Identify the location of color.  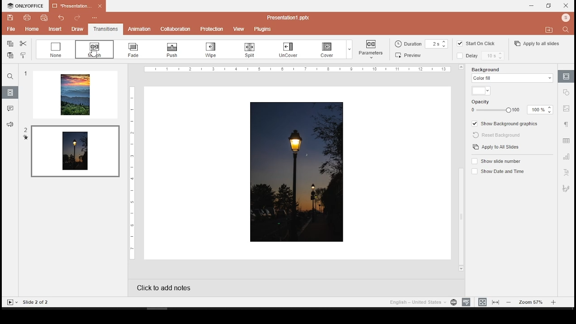
(481, 90).